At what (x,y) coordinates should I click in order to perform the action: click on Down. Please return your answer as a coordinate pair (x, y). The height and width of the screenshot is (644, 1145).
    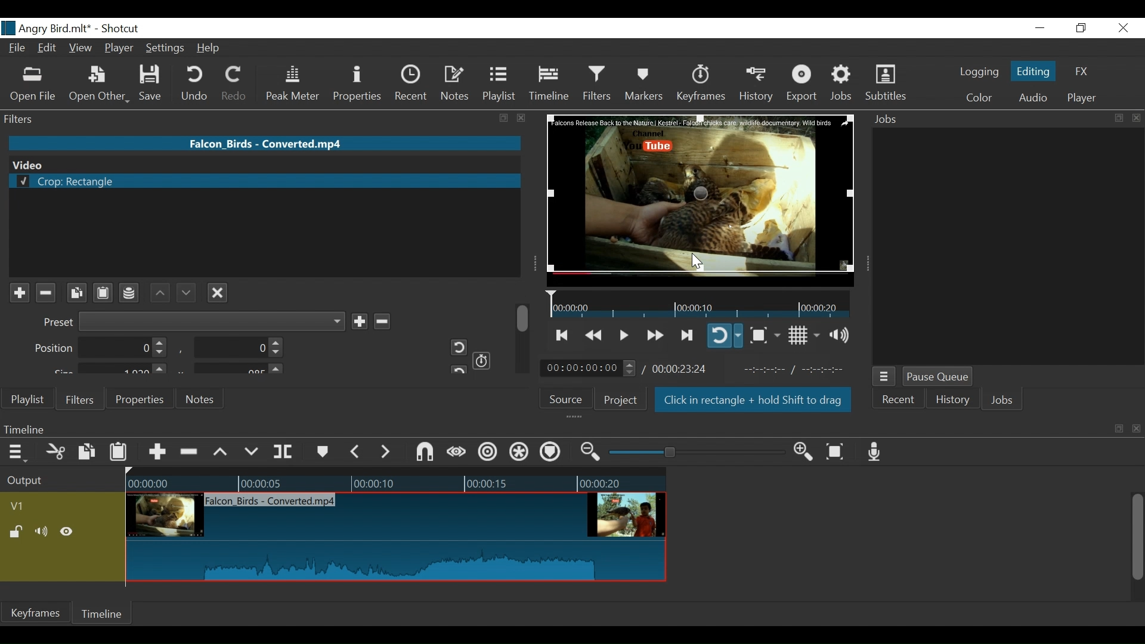
    Looking at the image, I should click on (184, 290).